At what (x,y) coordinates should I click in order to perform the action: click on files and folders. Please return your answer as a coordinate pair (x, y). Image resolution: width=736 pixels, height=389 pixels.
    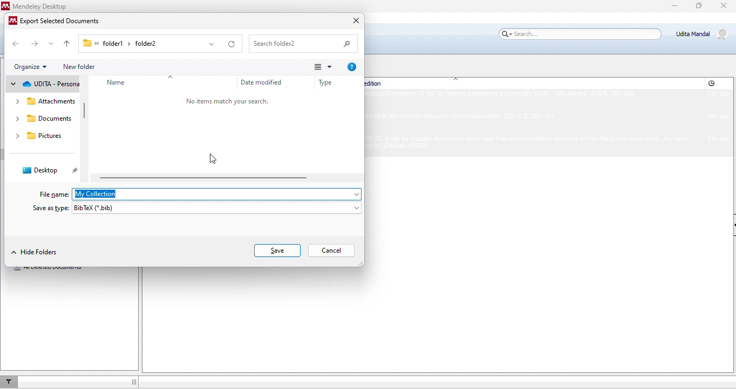
    Looking at the image, I should click on (44, 85).